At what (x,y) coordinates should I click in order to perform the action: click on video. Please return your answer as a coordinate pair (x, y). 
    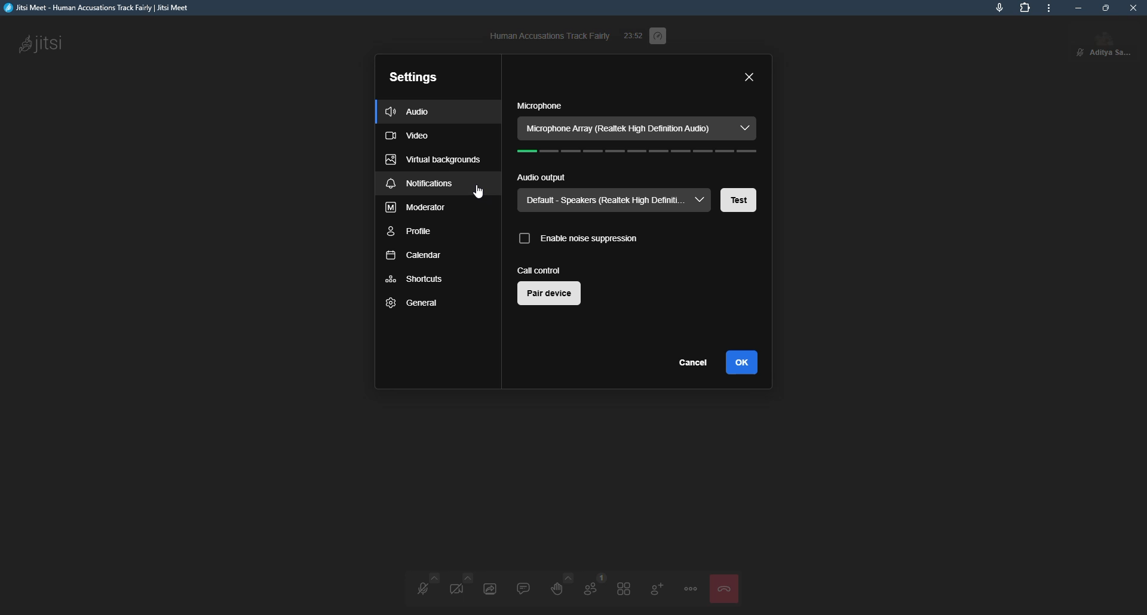
    Looking at the image, I should click on (410, 136).